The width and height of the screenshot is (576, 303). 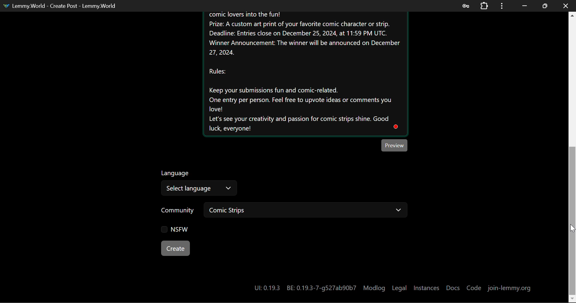 I want to click on Extensions, so click(x=484, y=6).